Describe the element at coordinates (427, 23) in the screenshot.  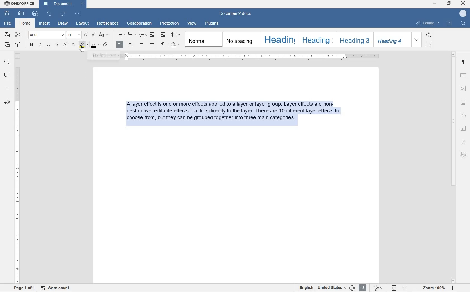
I see `editing` at that location.